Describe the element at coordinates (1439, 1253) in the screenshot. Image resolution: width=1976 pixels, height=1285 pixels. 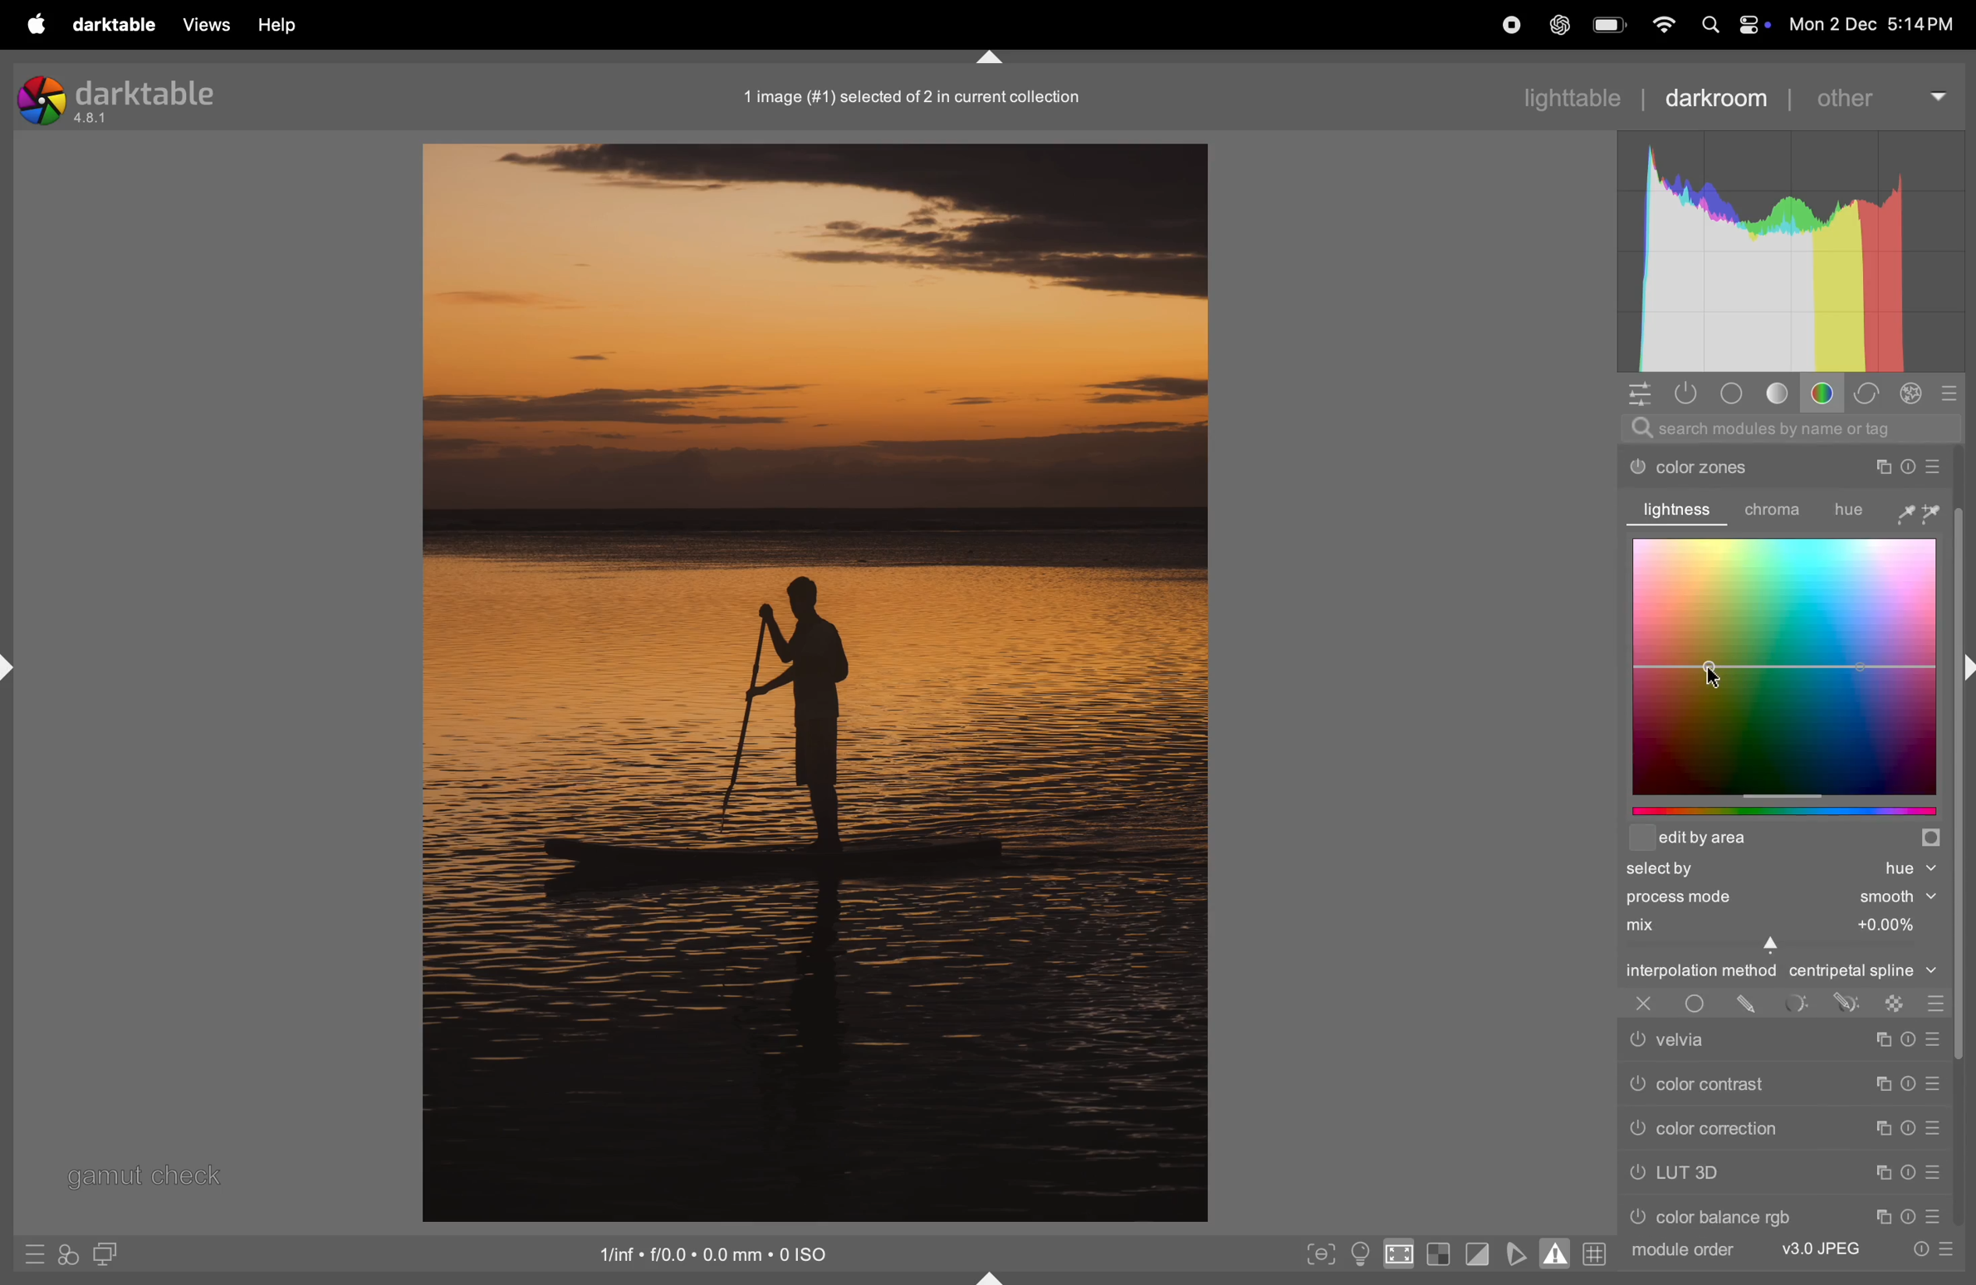
I see `toggle indication of raw exposure` at that location.